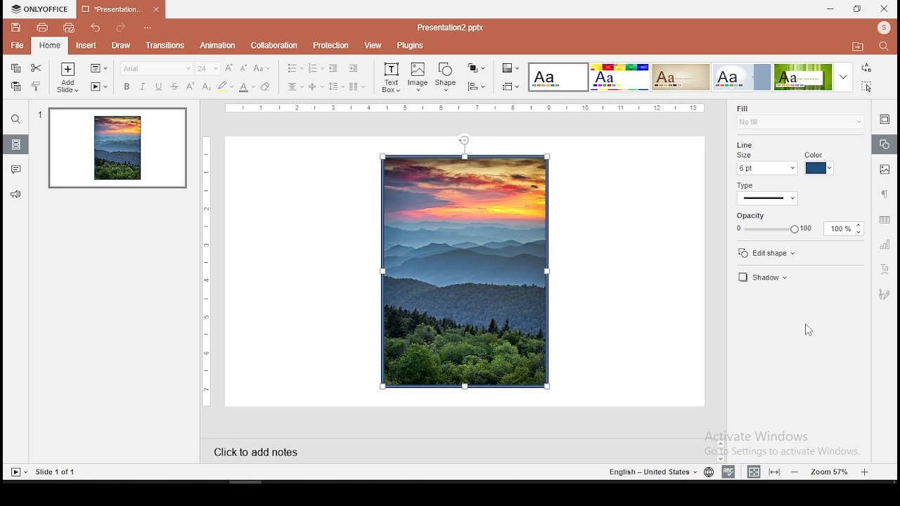 This screenshot has width=900, height=506. Describe the element at coordinates (190, 86) in the screenshot. I see `superscript` at that location.